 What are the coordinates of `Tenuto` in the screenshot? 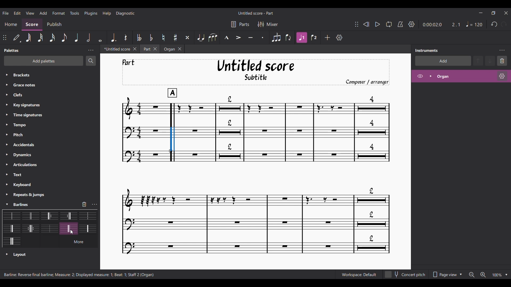 It's located at (251, 37).